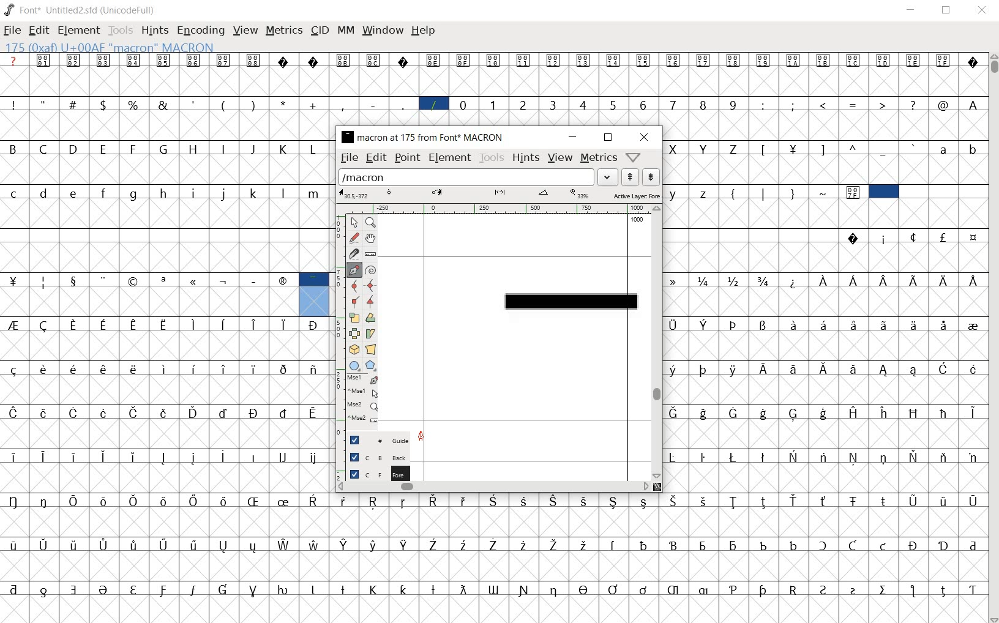 This screenshot has width=999, height=623. I want to click on Symbol, so click(915, 280).